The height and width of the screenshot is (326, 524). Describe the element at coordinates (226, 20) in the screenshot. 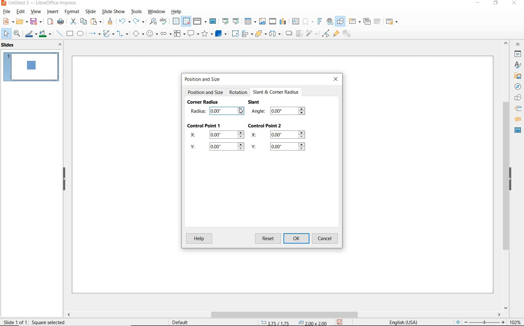

I see `start from first slide` at that location.